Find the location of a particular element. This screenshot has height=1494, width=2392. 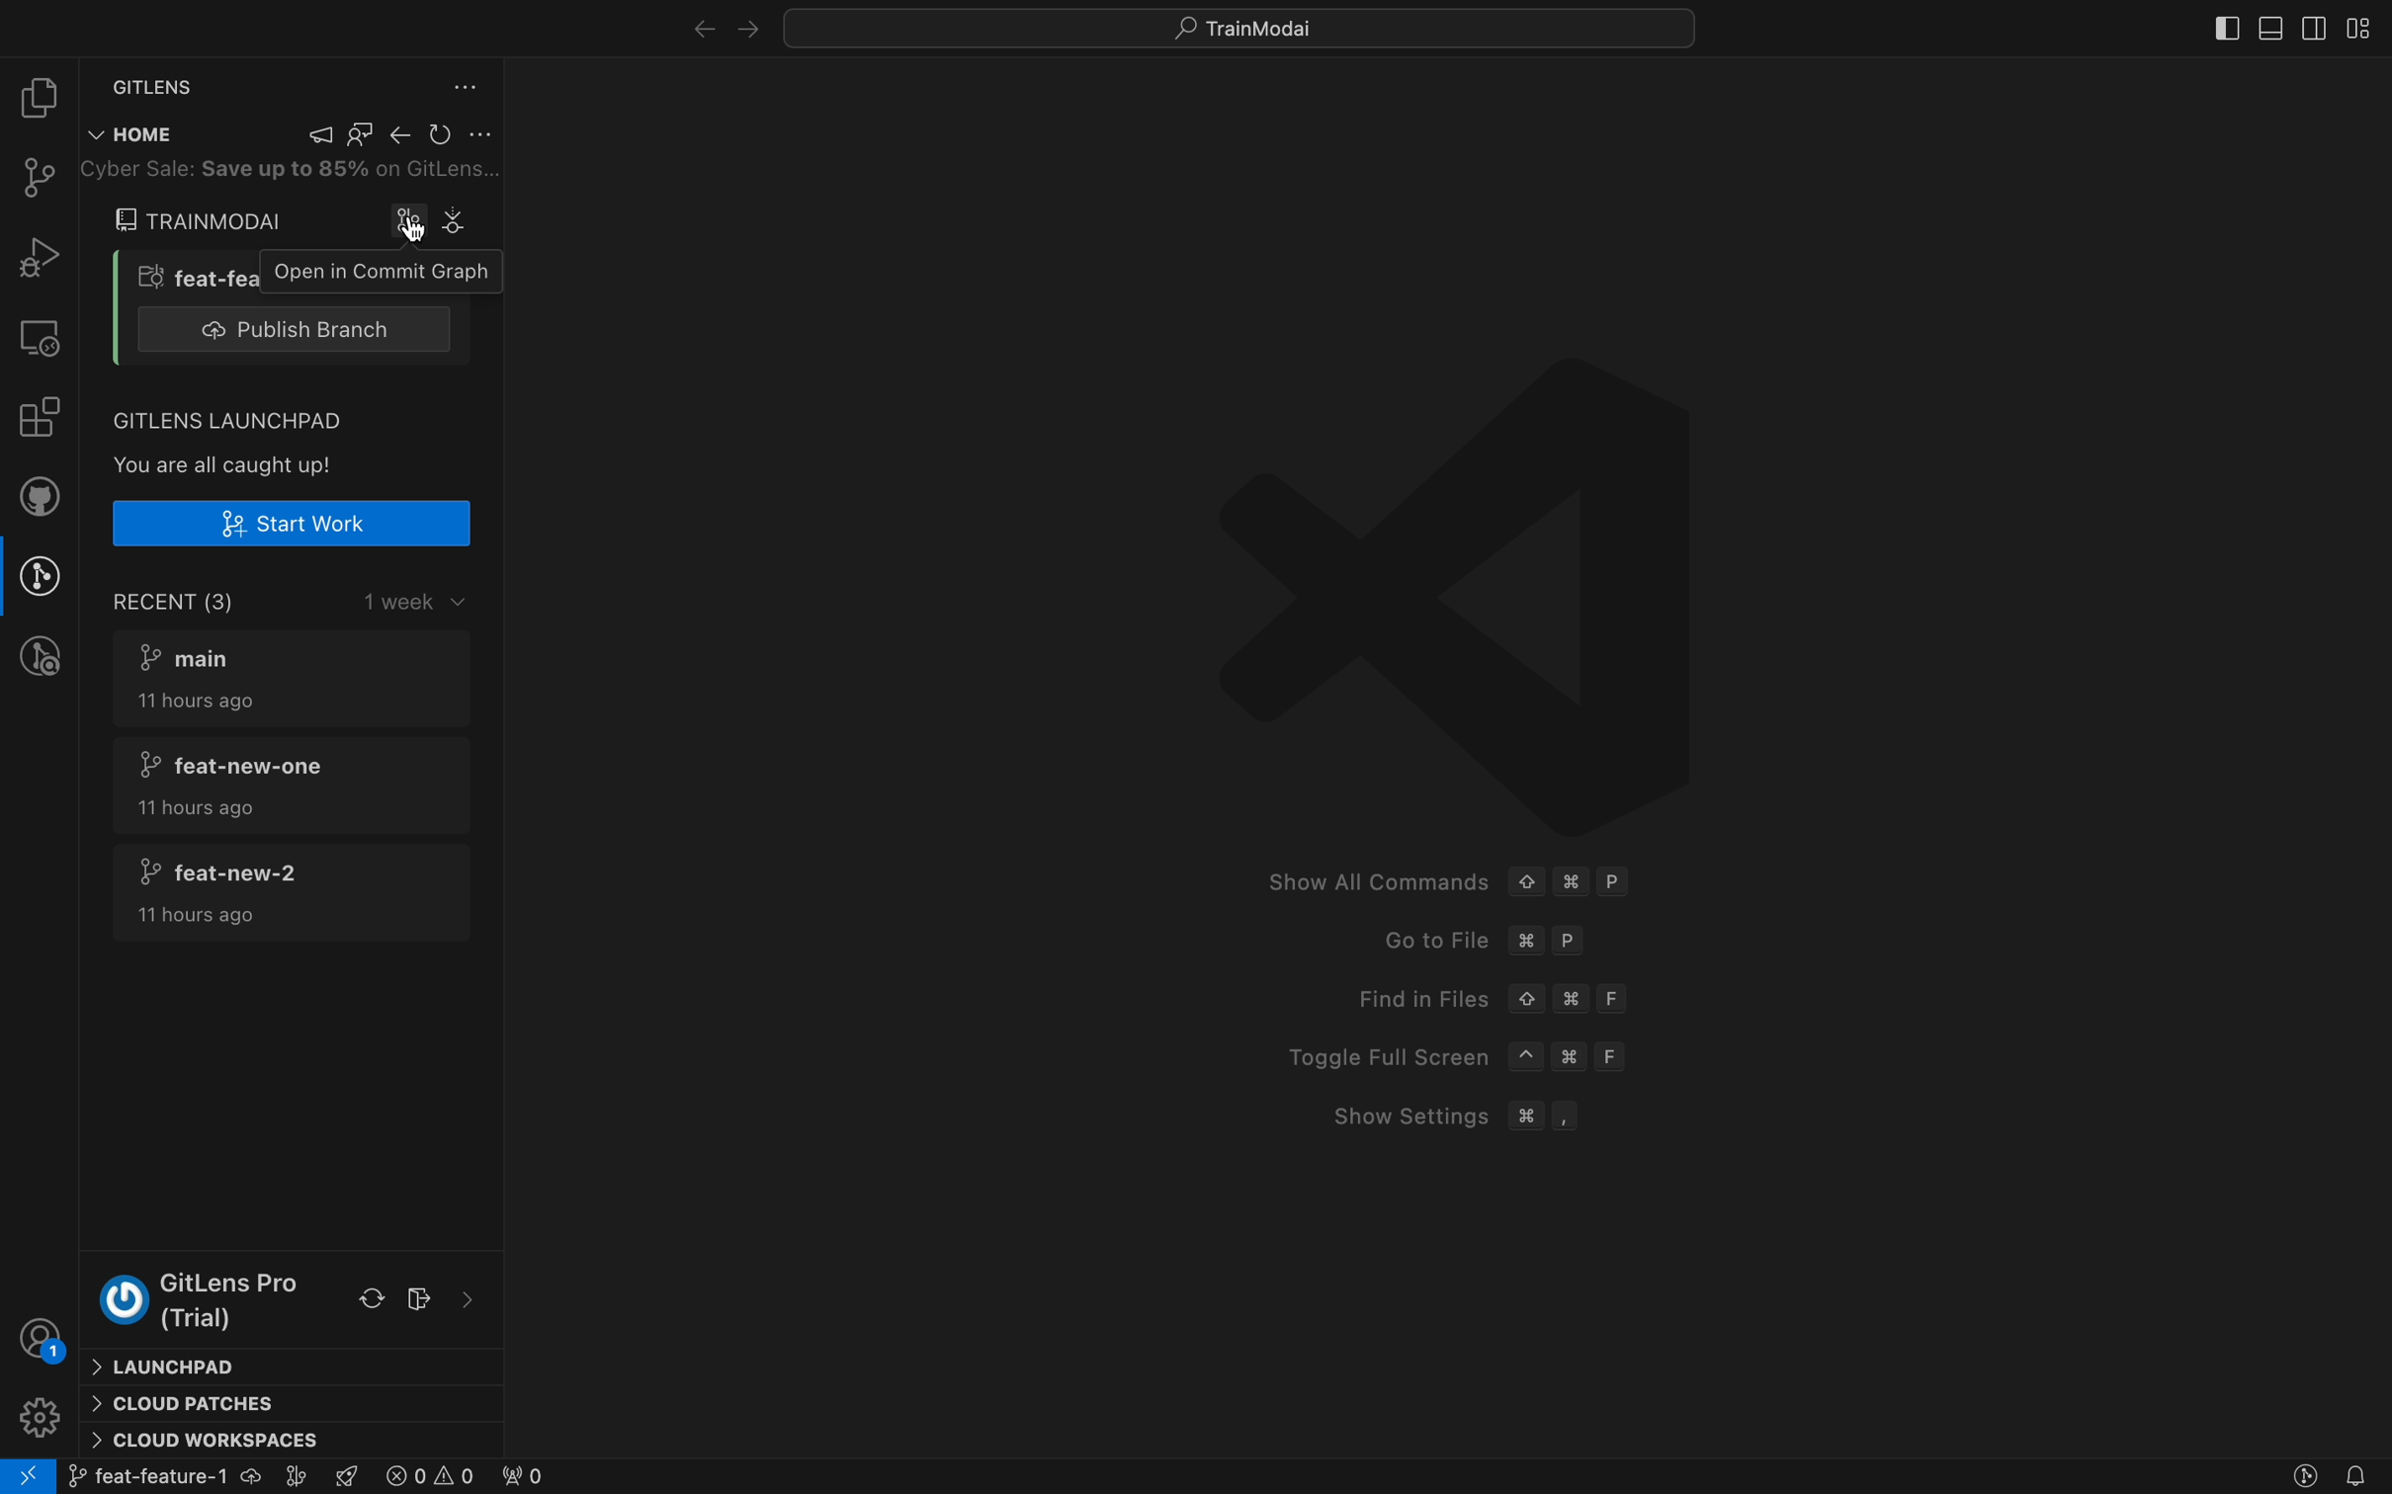

gitlens inspect is located at coordinates (43, 658).